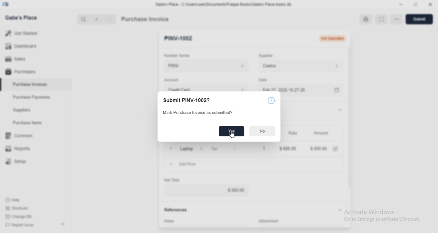 The height and width of the screenshot is (233, 438). I want to click on No, so click(262, 131).